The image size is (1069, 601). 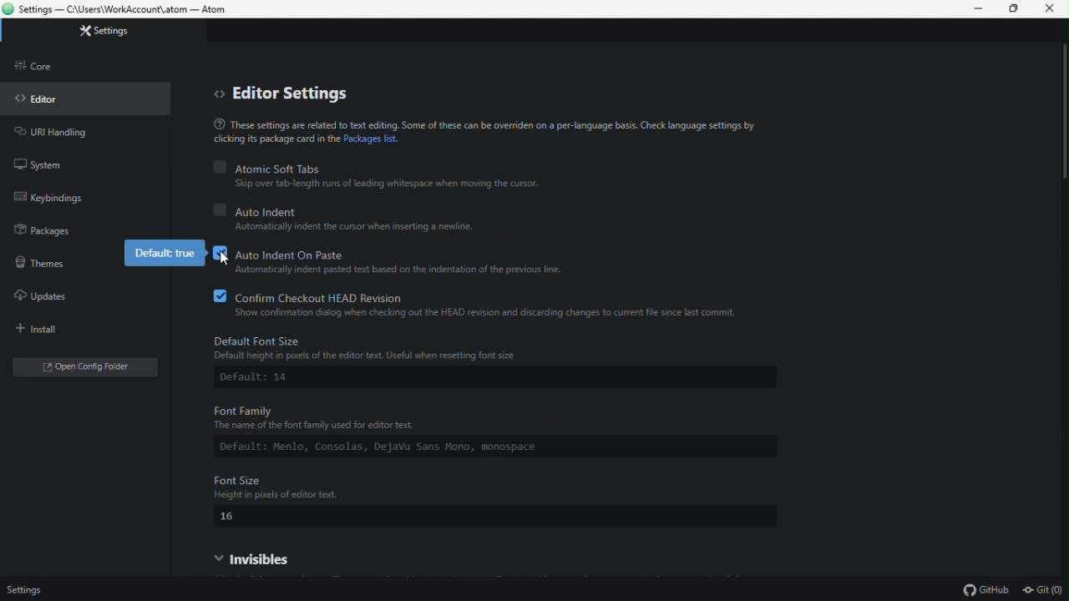 What do you see at coordinates (428, 447) in the screenshot?
I see `Default: Menlo, Comsolas, Dejsvu Sans Mono, monospace` at bounding box center [428, 447].